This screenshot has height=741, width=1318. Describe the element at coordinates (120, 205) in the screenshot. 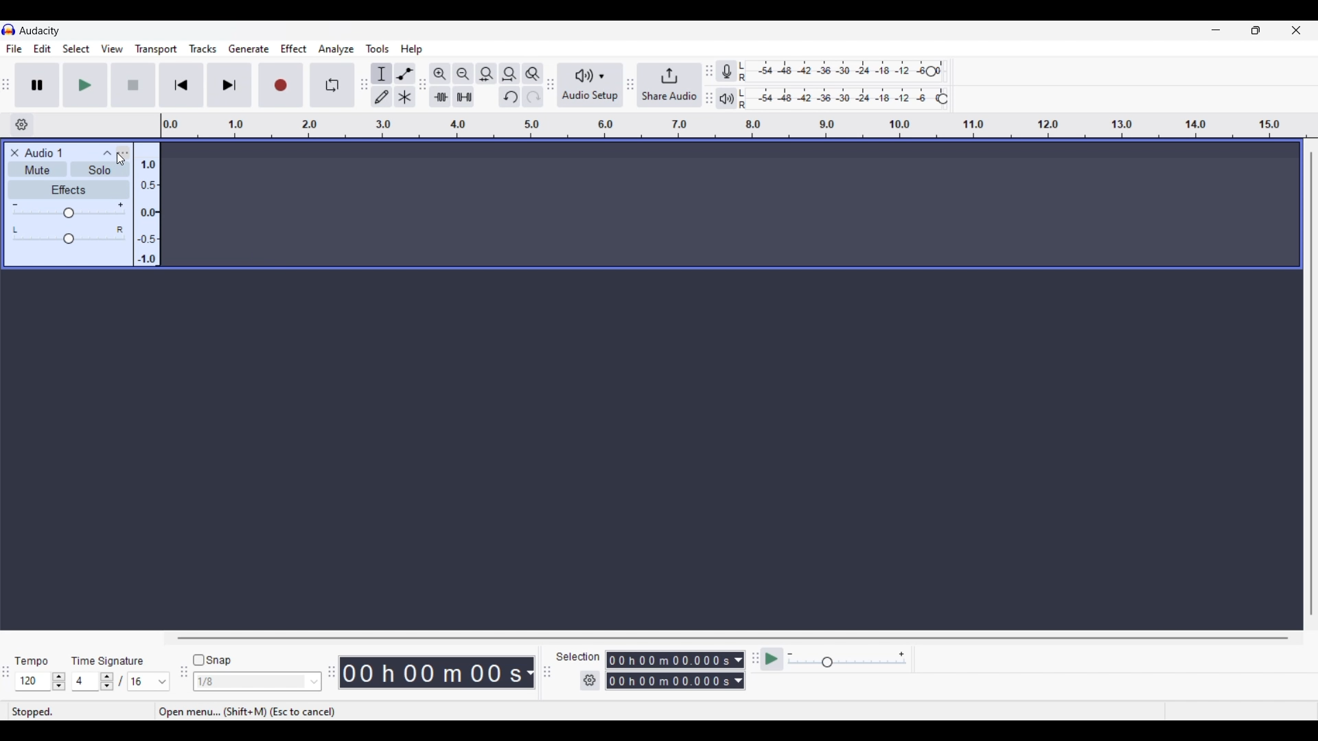

I see `Increase` at that location.